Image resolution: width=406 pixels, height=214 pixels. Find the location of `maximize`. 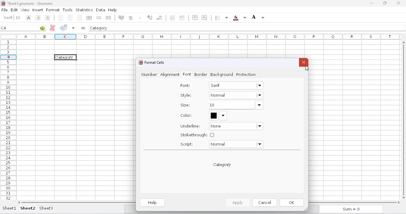

maximize is located at coordinates (385, 3).